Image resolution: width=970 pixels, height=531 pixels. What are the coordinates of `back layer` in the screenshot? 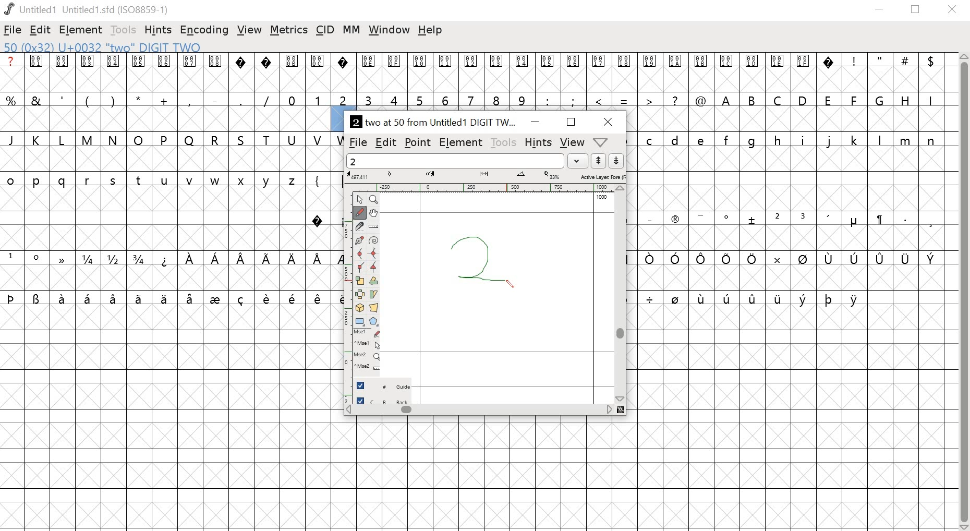 It's located at (385, 399).